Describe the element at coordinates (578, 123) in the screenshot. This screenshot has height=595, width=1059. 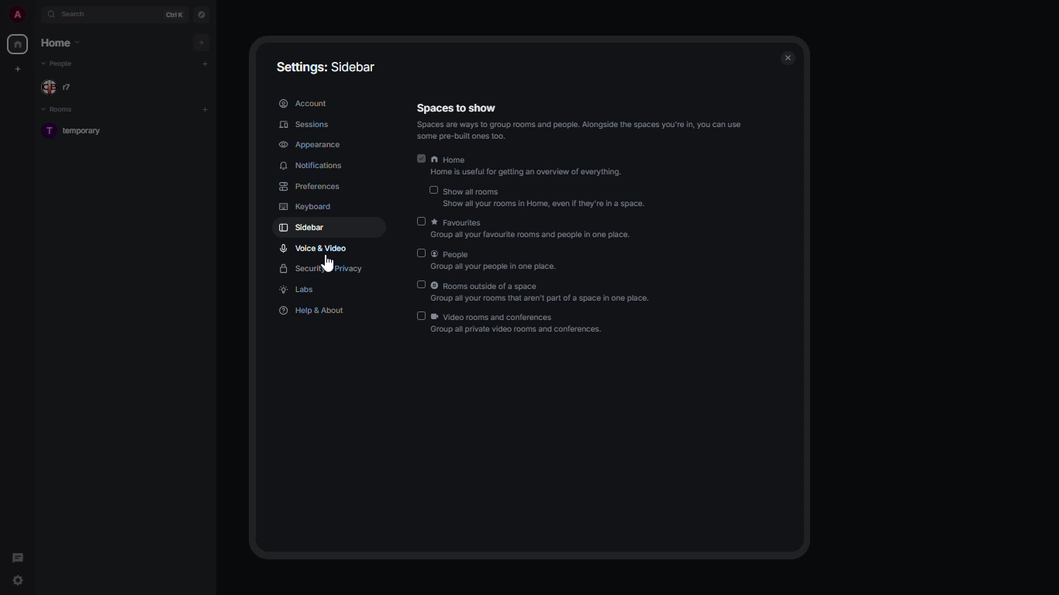
I see `spaces to show` at that location.